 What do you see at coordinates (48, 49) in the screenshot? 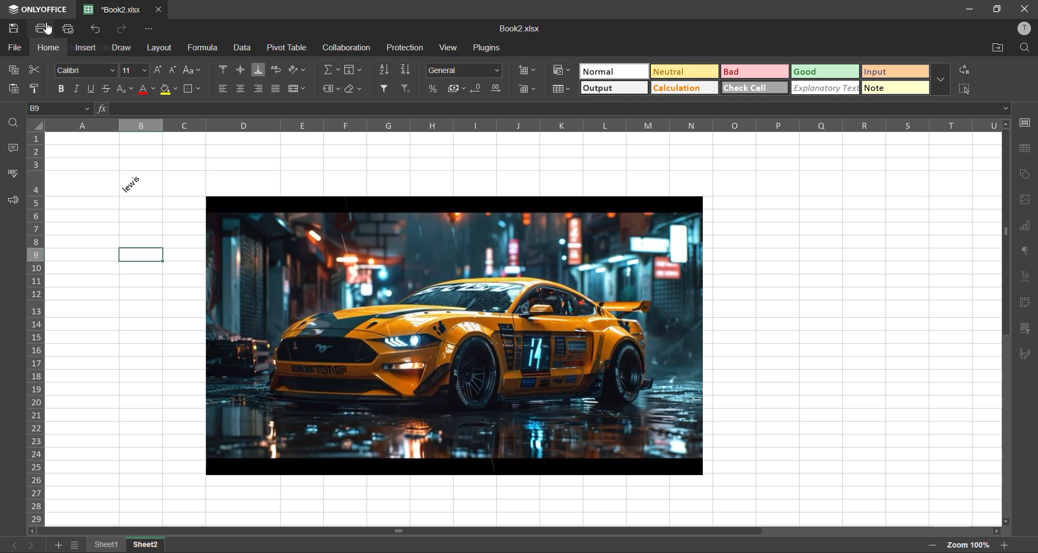
I see `home` at bounding box center [48, 49].